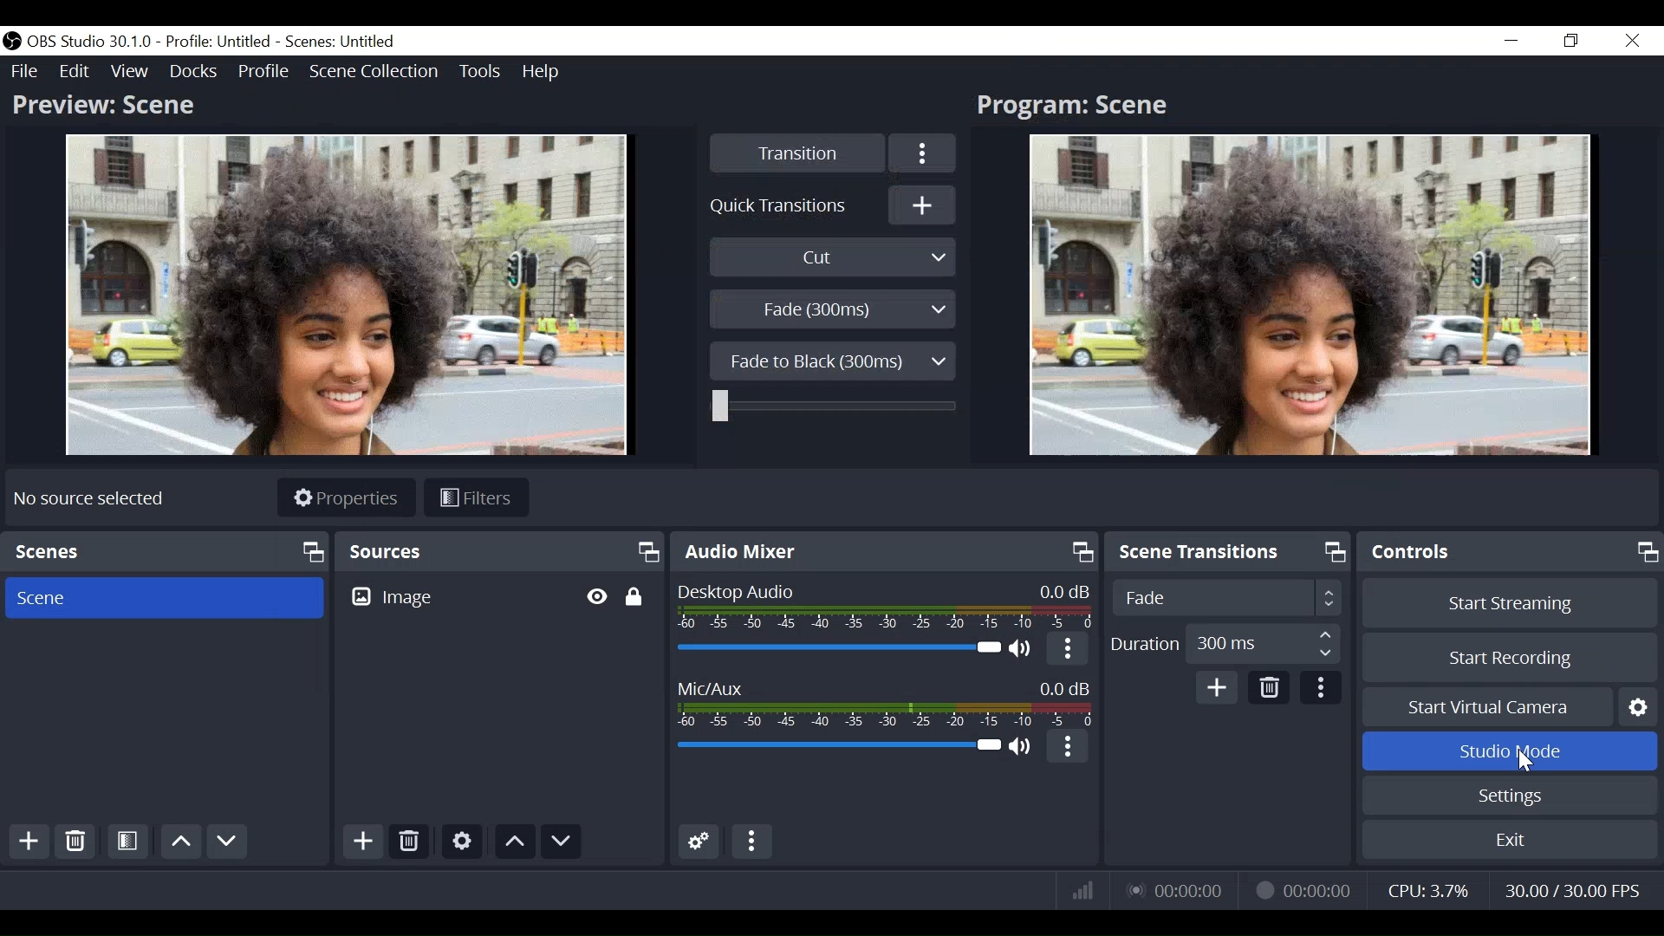 Image resolution: width=1664 pixels, height=936 pixels. Describe the element at coordinates (1024, 750) in the screenshot. I see `(un)mute` at that location.